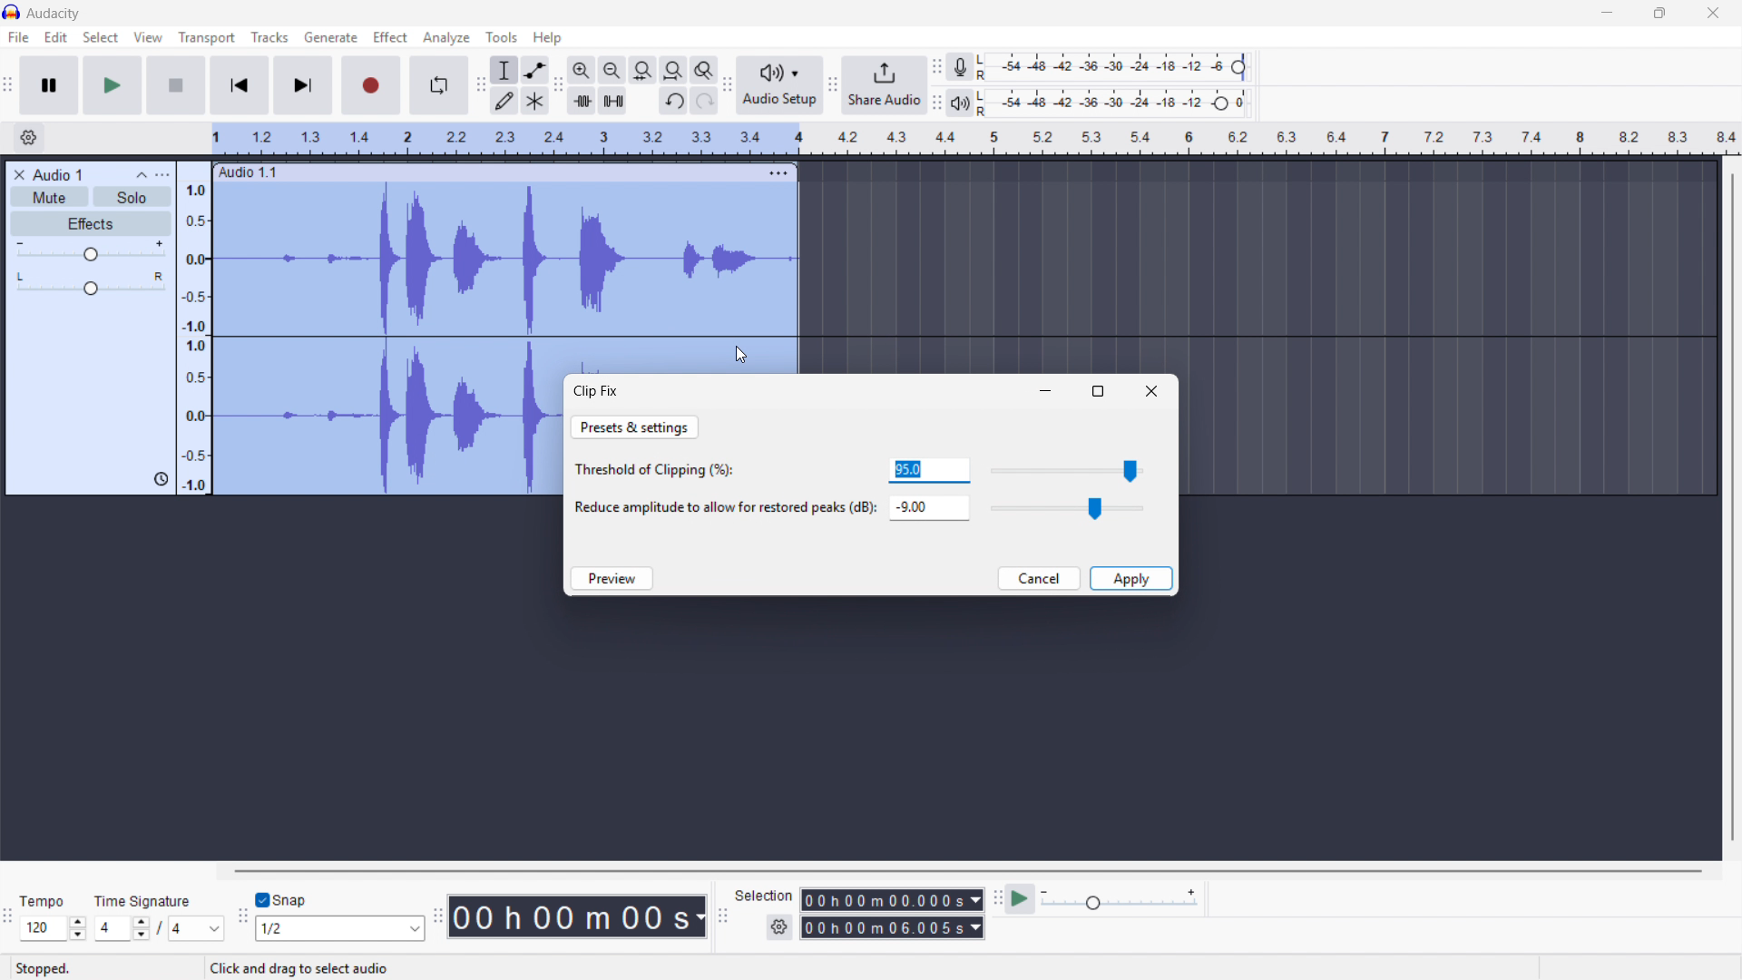 This screenshot has height=980, width=1742. Describe the element at coordinates (391, 38) in the screenshot. I see `Effect` at that location.